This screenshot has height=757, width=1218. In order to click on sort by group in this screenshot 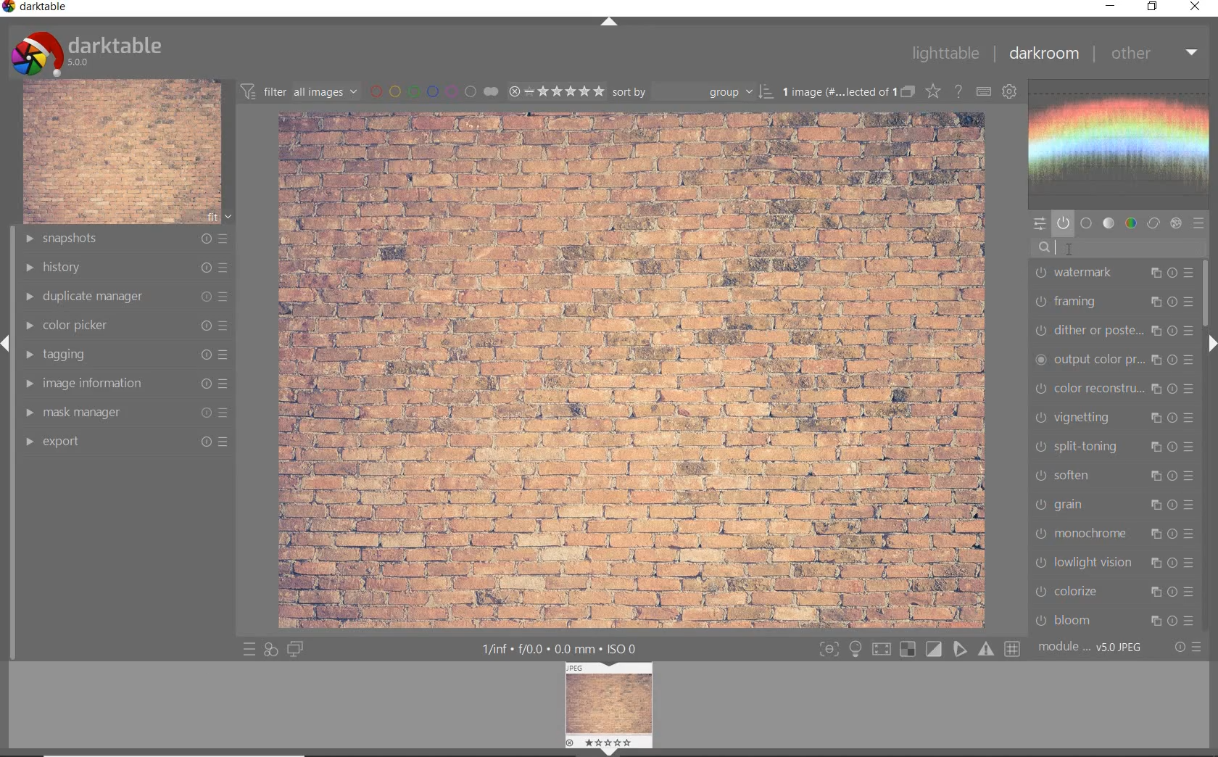, I will do `click(692, 92)`.